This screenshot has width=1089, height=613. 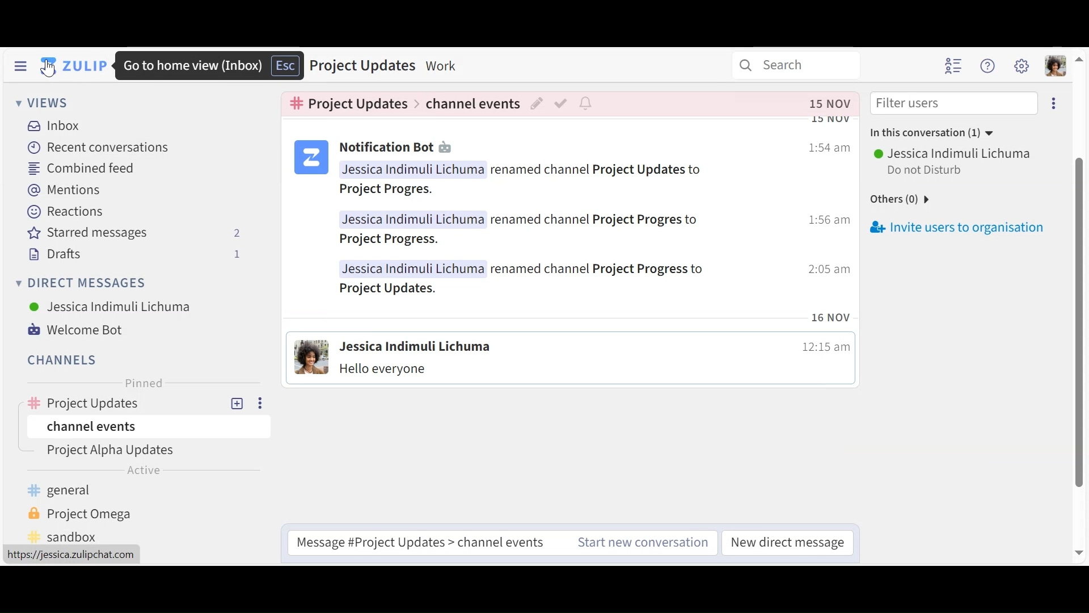 What do you see at coordinates (69, 555) in the screenshot?
I see `https://jessica.zulipchat.com` at bounding box center [69, 555].